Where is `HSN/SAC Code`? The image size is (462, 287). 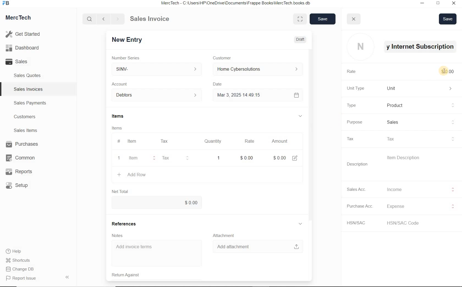 HSN/SAC Code is located at coordinates (408, 223).